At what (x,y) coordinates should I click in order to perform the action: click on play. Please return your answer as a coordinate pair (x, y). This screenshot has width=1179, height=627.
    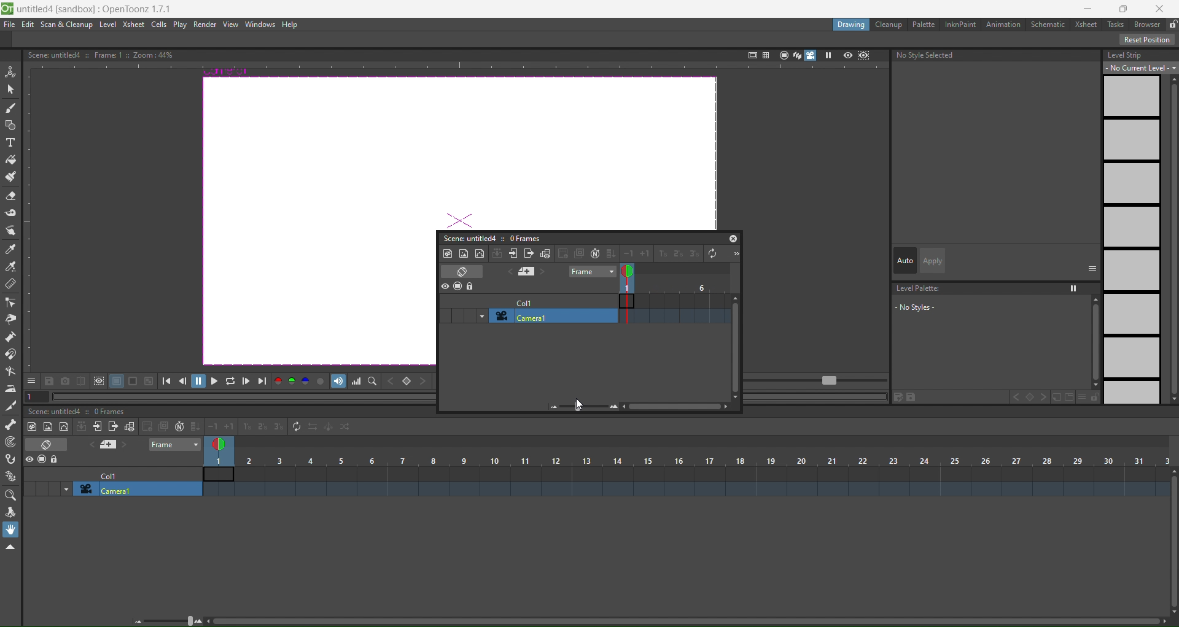
    Looking at the image, I should click on (180, 25).